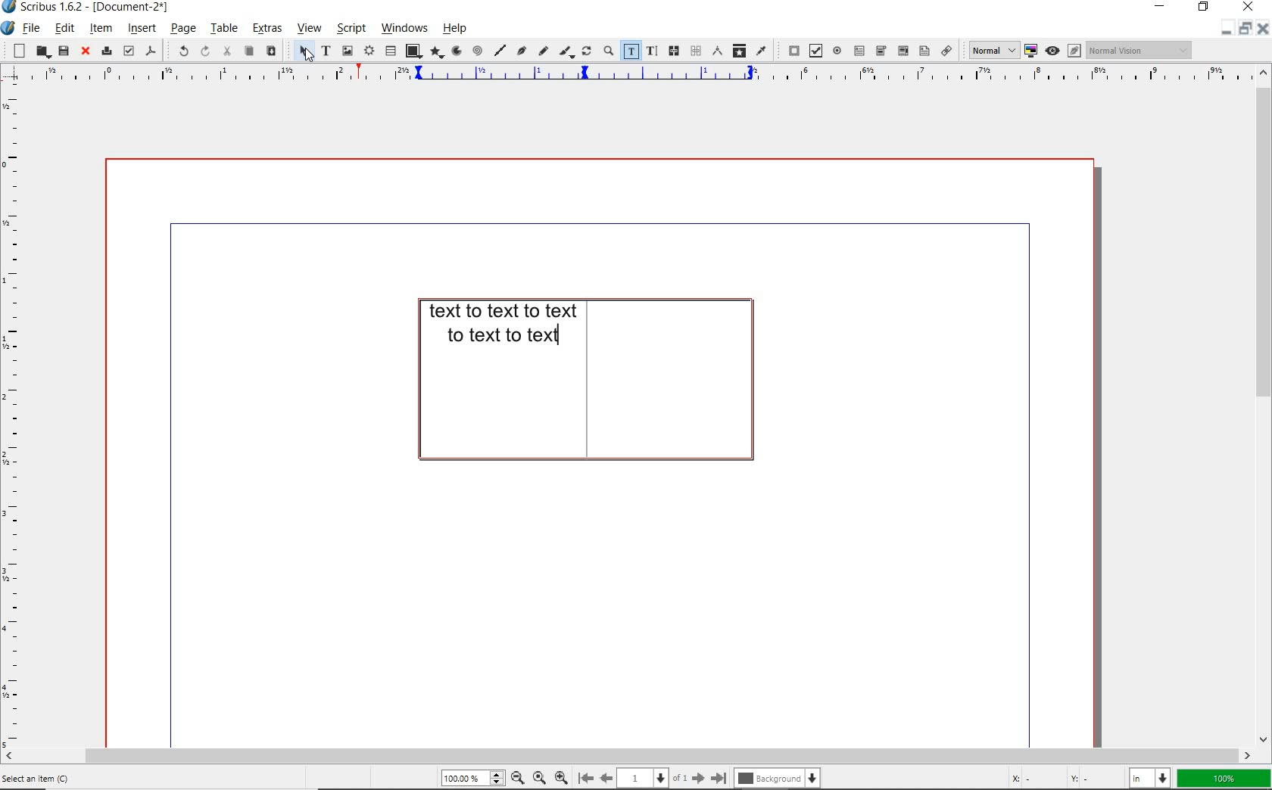  Describe the element at coordinates (586, 778) in the screenshot. I see `go to first page` at that location.